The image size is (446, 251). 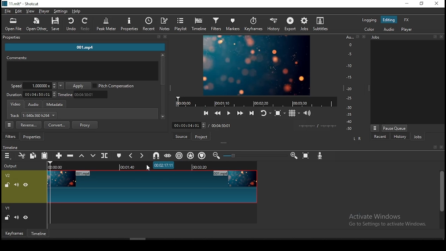 I want to click on 11.mlt* . Shotcut, so click(x=21, y=3).